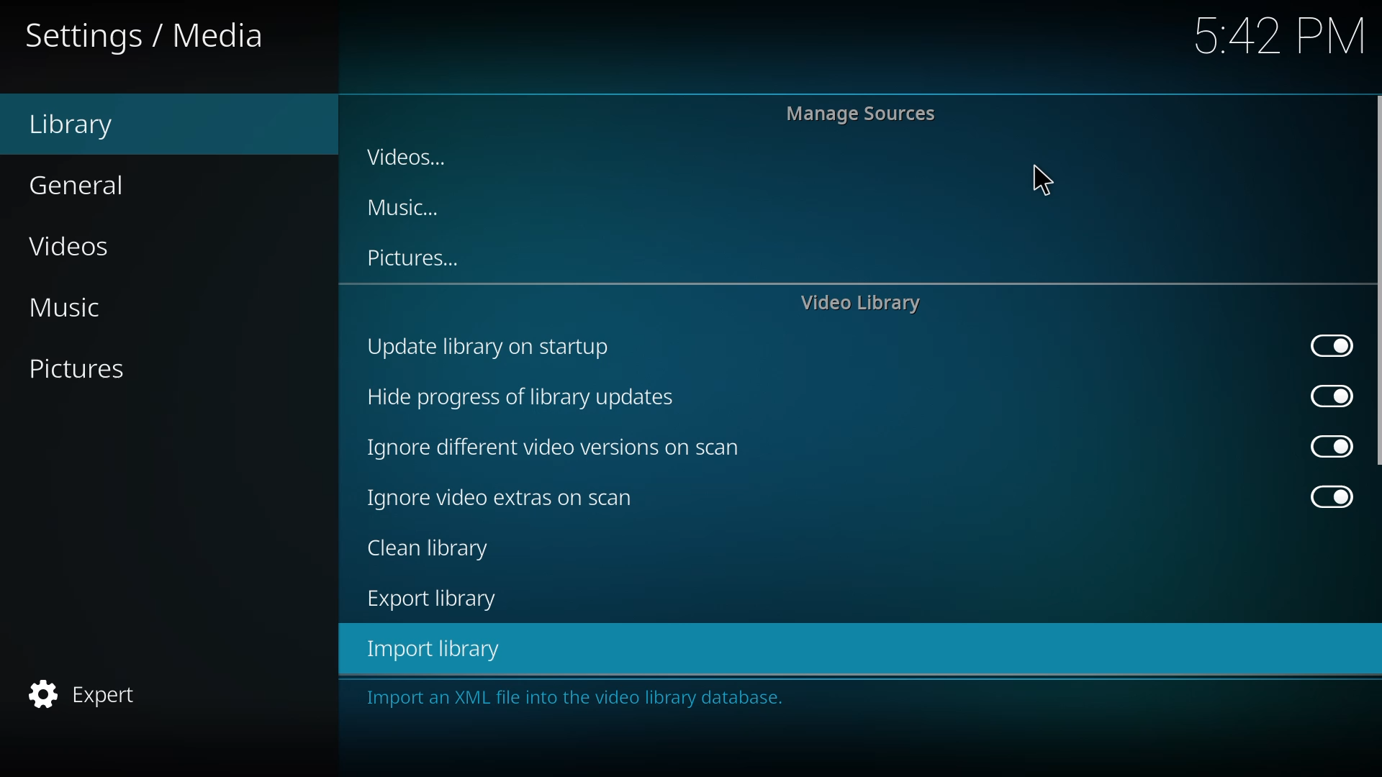 The height and width of the screenshot is (777, 1382). Describe the element at coordinates (1332, 496) in the screenshot. I see `enabled` at that location.